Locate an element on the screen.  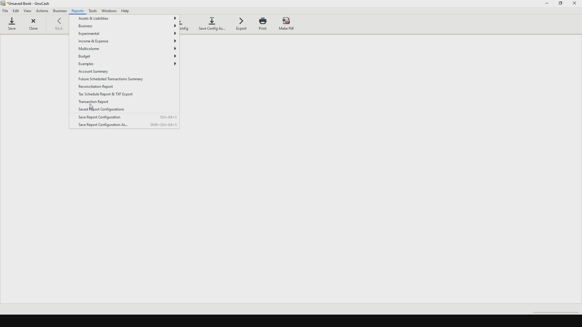
maximize is located at coordinates (561, 5).